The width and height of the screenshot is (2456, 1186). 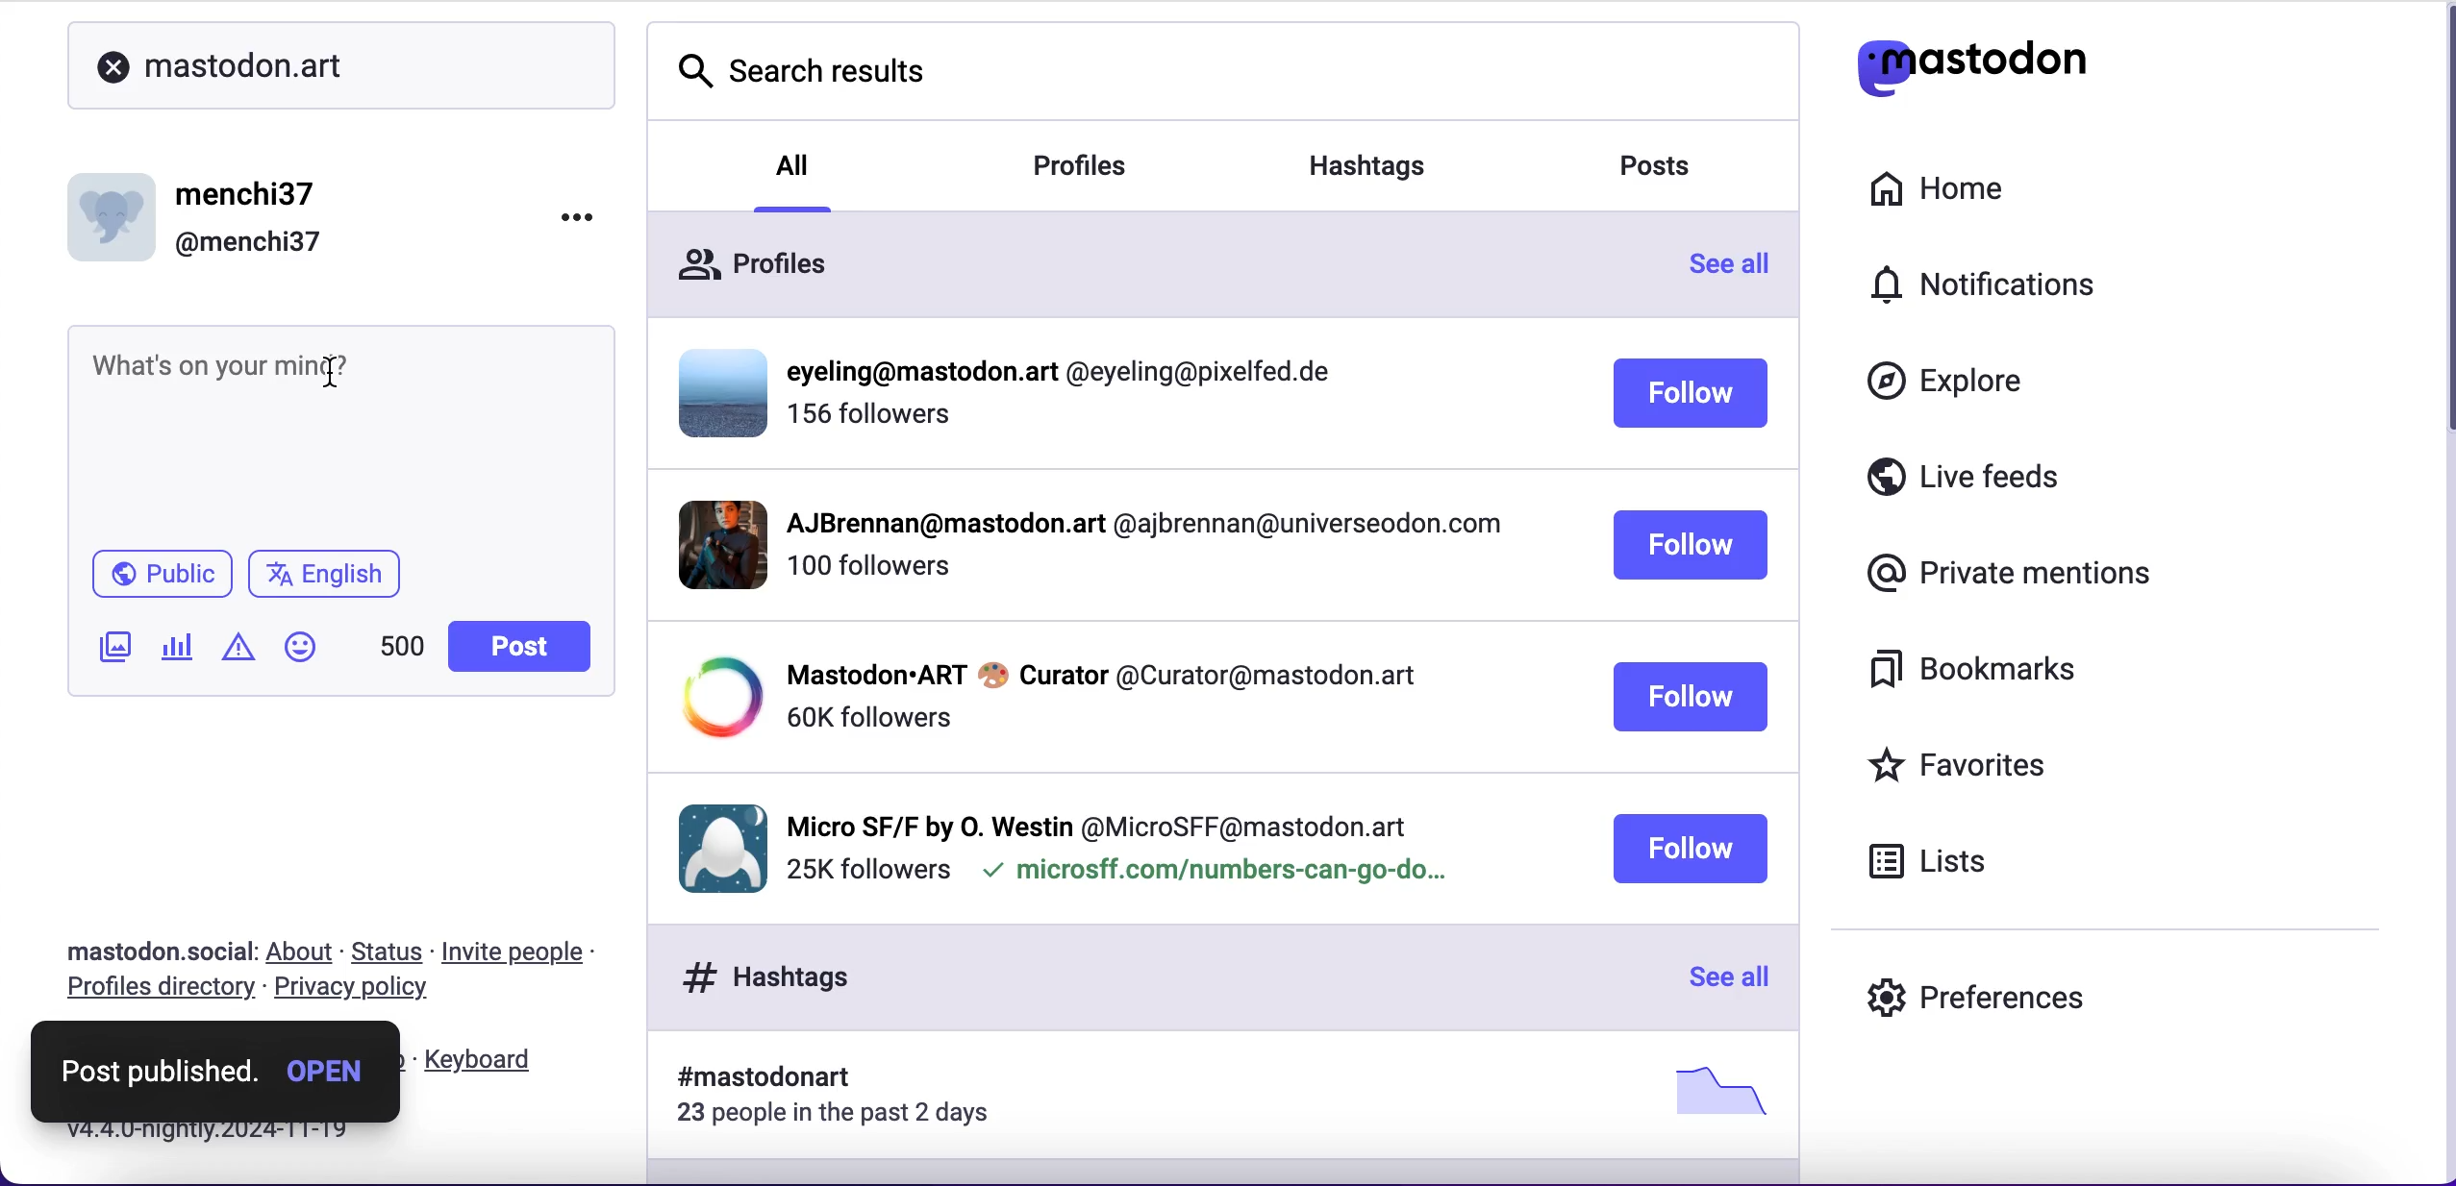 I want to click on post, so click(x=512, y=644).